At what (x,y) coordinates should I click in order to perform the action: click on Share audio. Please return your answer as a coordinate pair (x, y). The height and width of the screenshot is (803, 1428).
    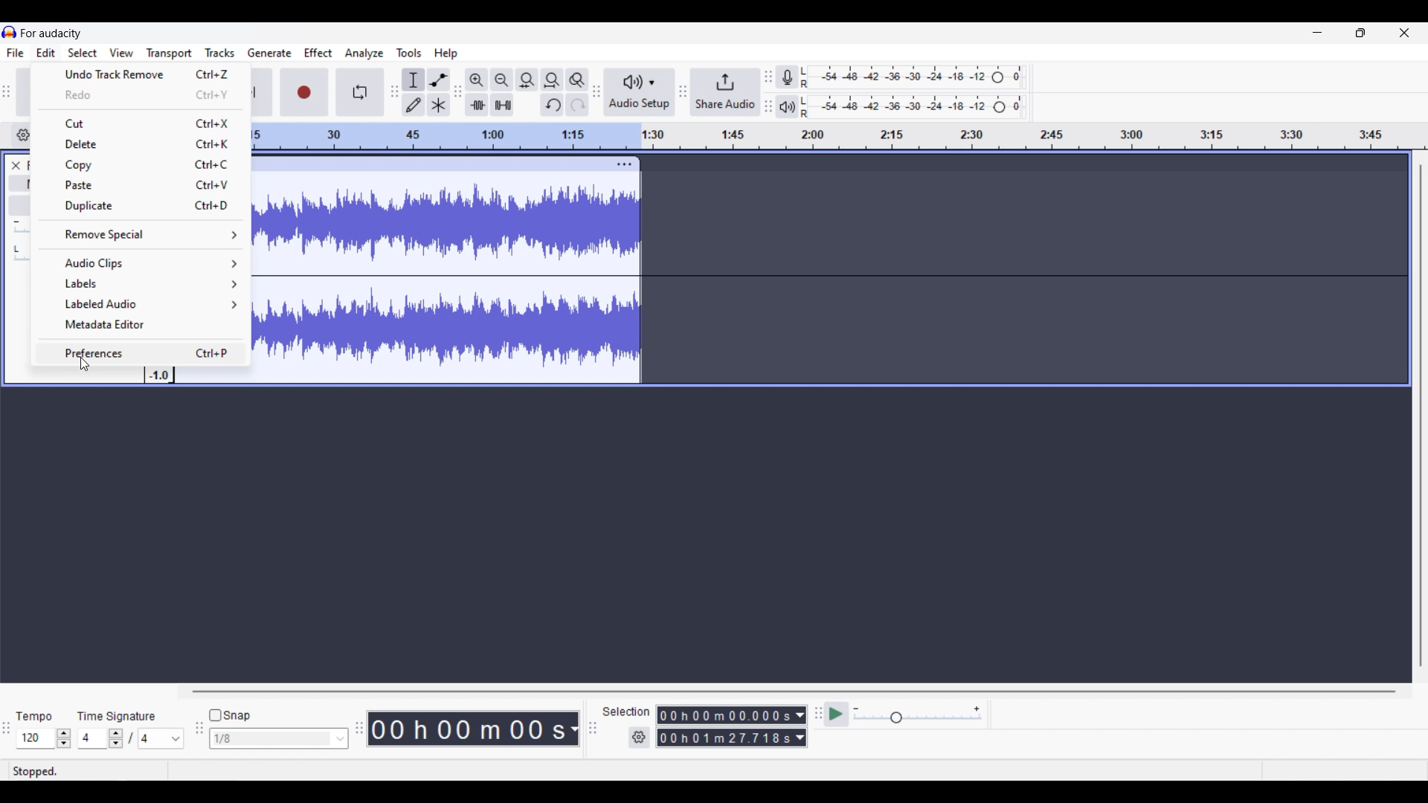
    Looking at the image, I should click on (726, 92).